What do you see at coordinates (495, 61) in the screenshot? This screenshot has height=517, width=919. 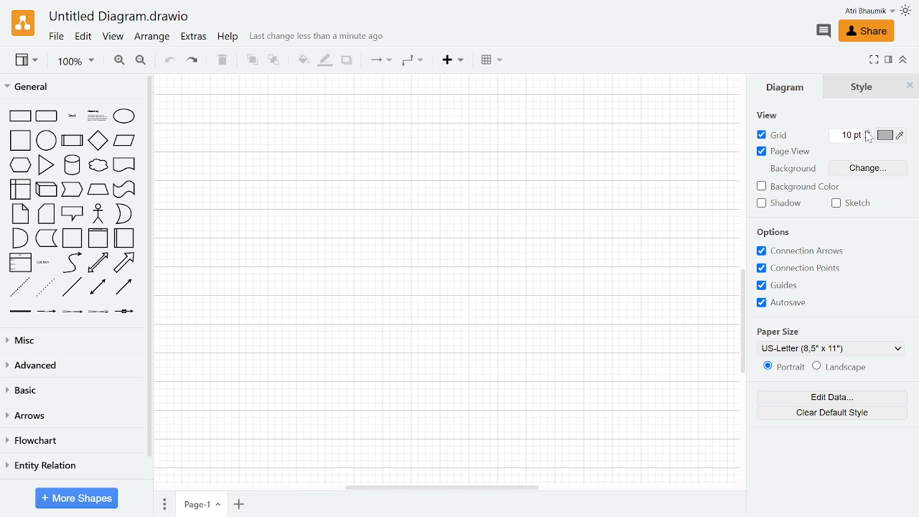 I see `table` at bounding box center [495, 61].